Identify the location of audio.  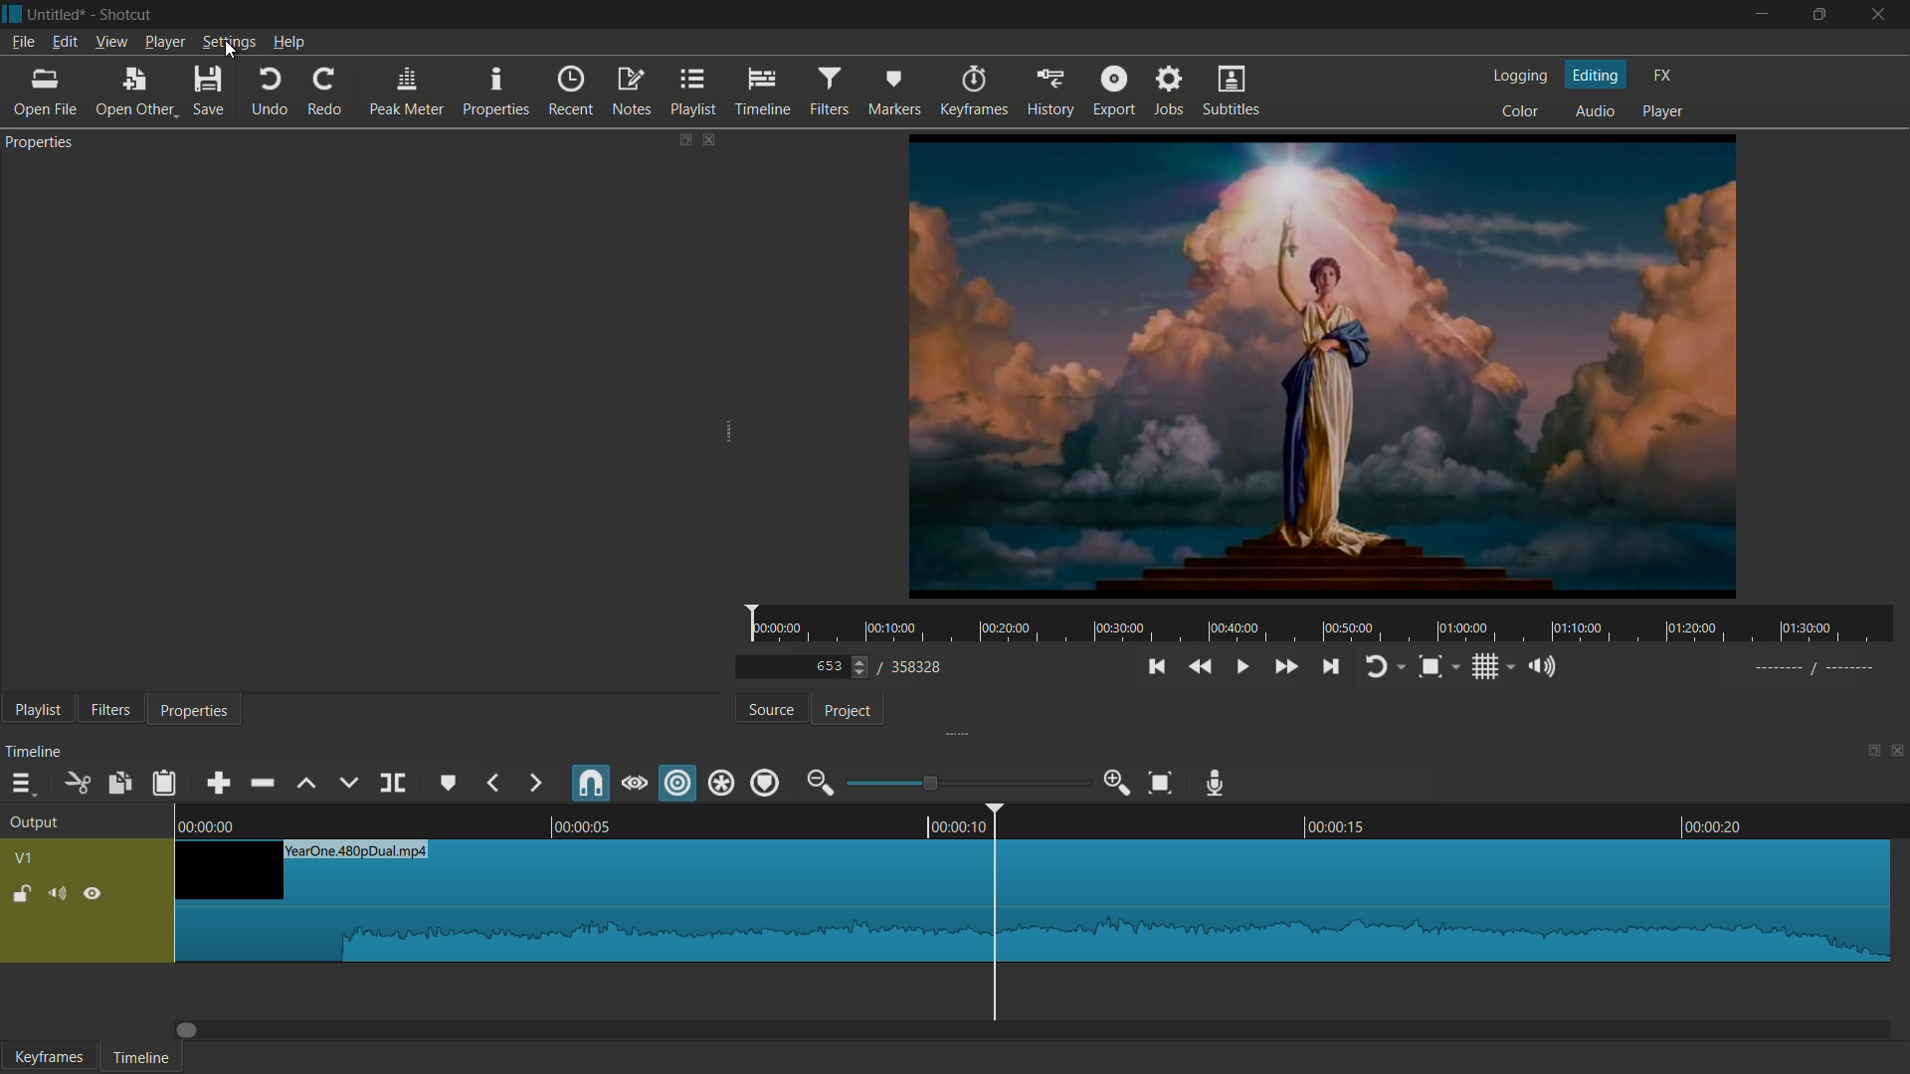
(1593, 110).